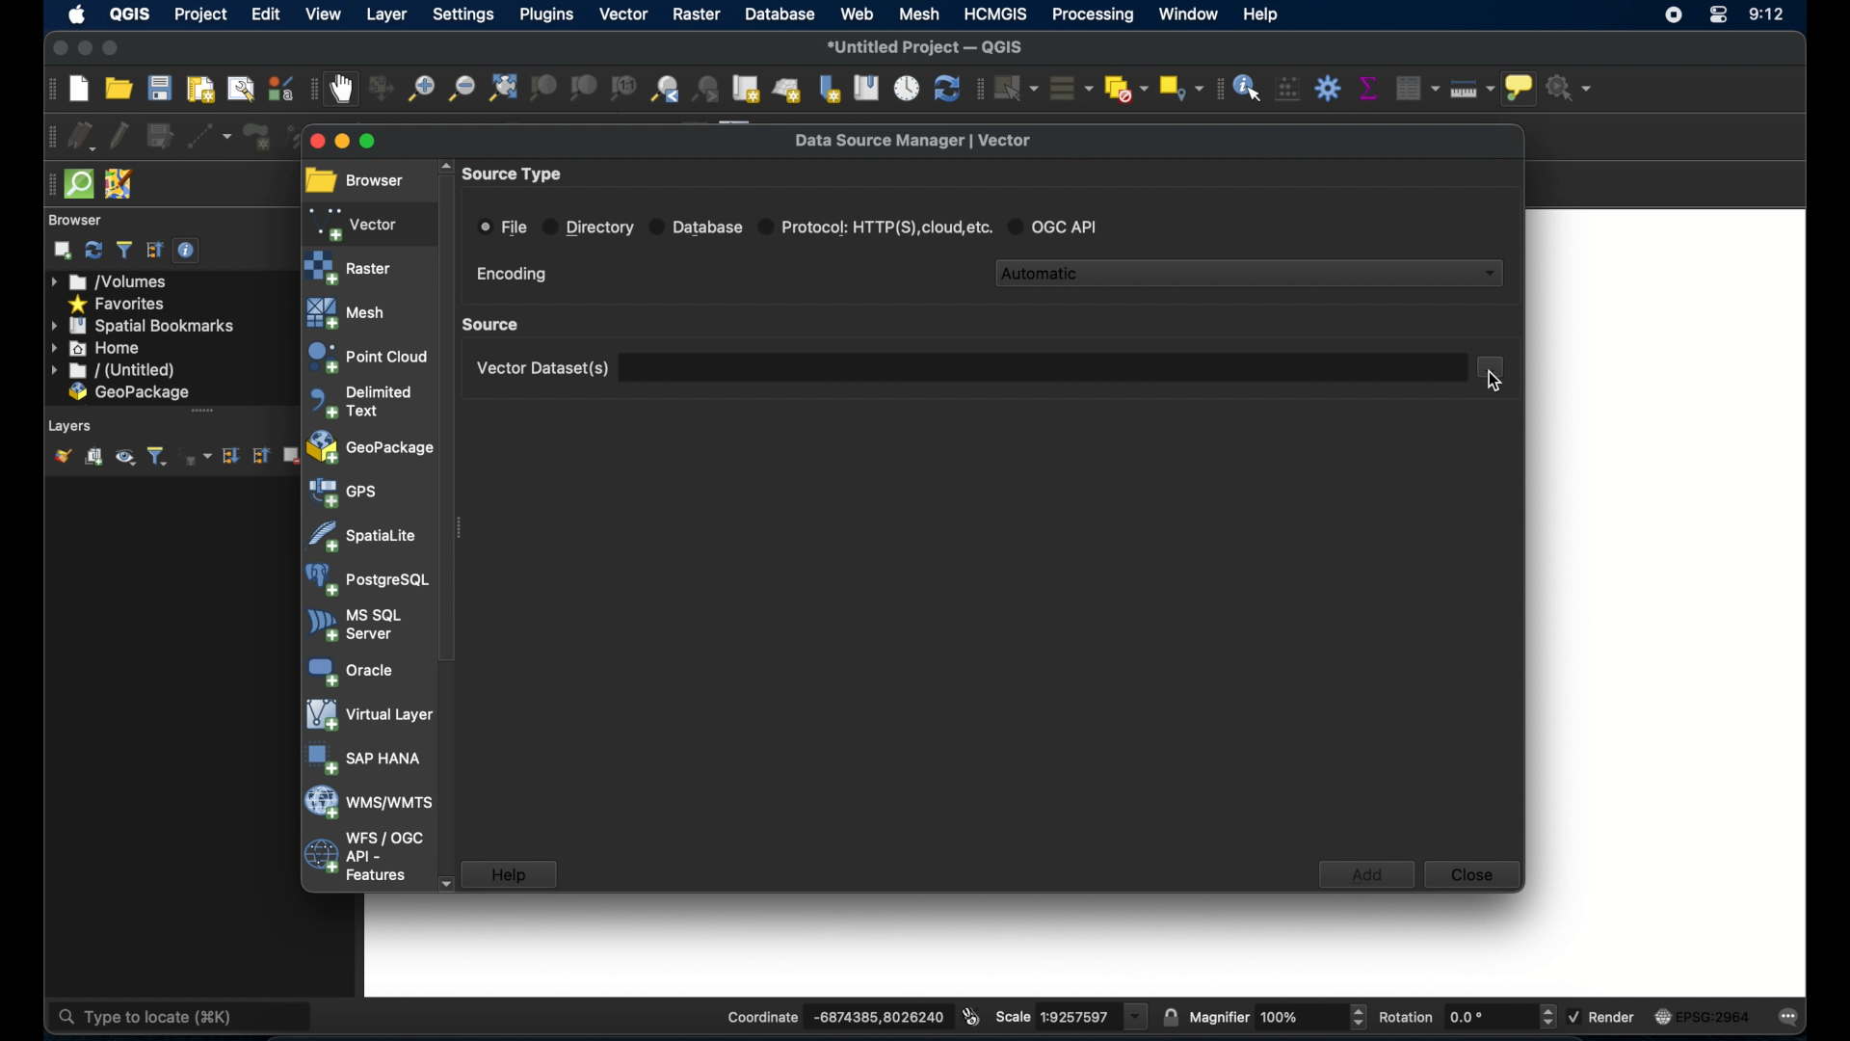 The width and height of the screenshot is (1850, 1041). I want to click on project, so click(201, 14).